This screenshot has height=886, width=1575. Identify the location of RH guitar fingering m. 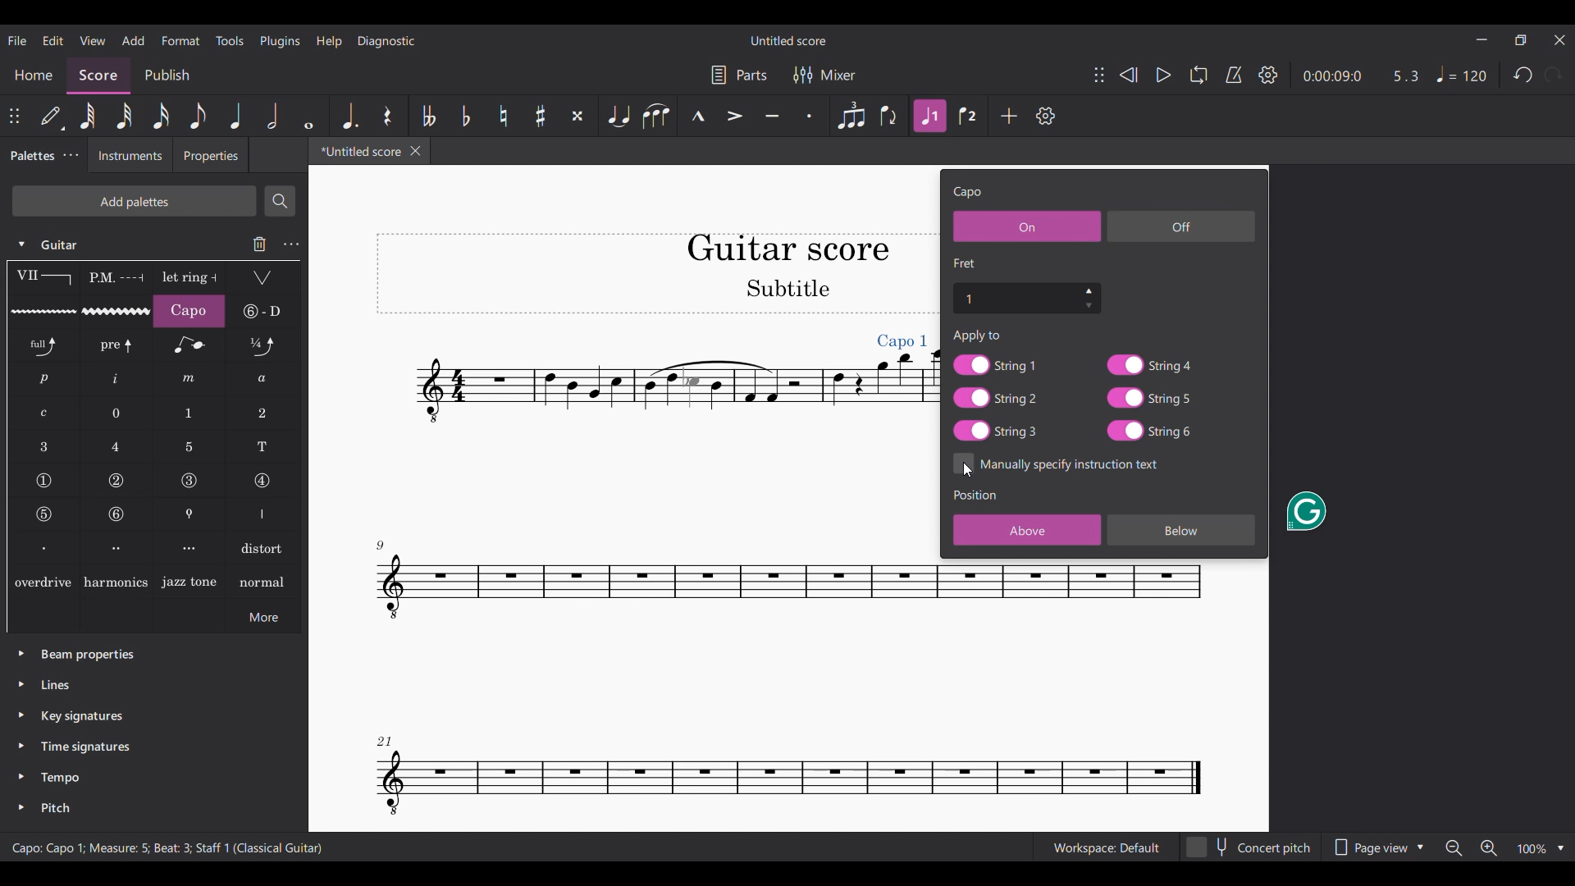
(189, 379).